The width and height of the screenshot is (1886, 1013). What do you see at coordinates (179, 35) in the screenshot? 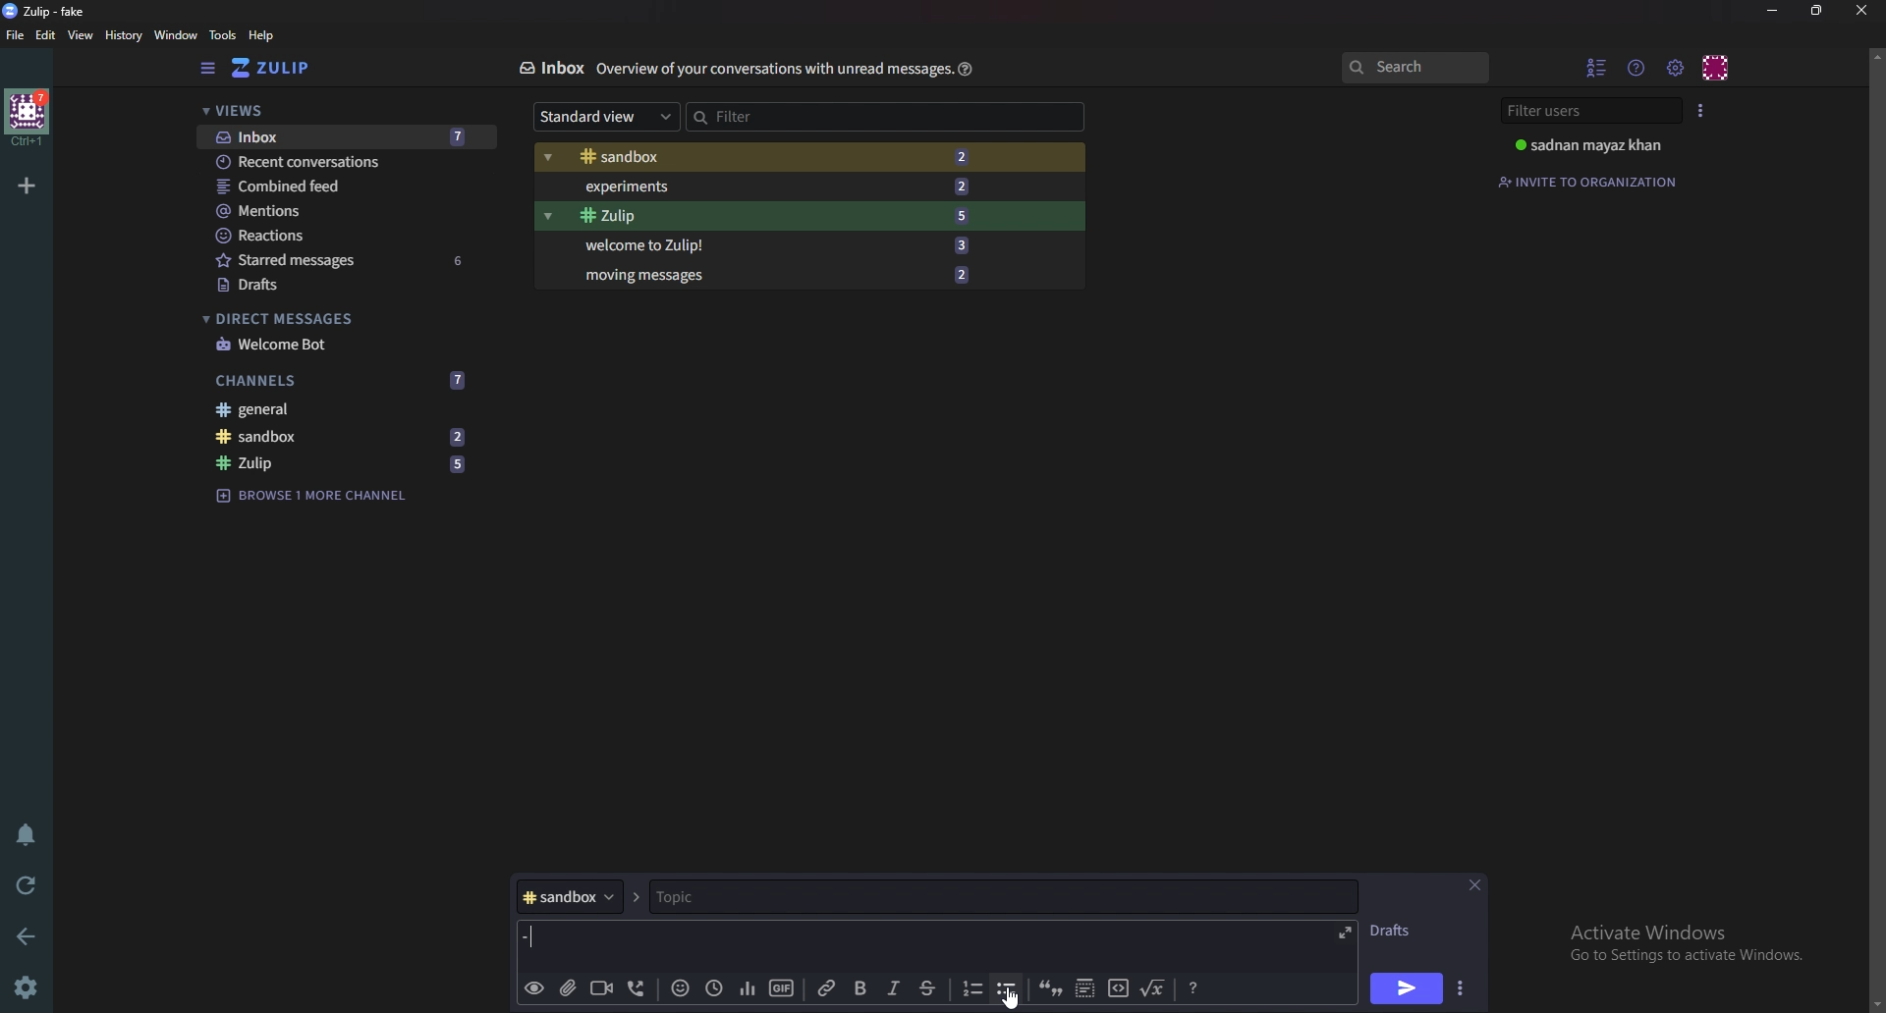
I see `Window` at bounding box center [179, 35].